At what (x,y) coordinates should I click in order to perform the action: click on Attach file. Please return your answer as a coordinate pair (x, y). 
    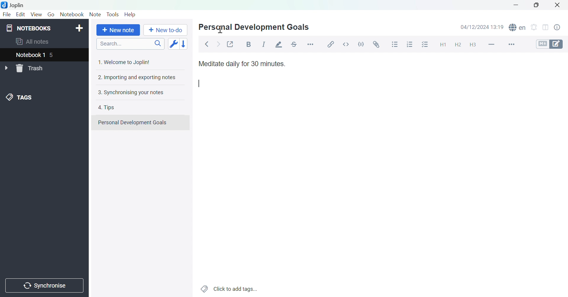
    Looking at the image, I should click on (375, 45).